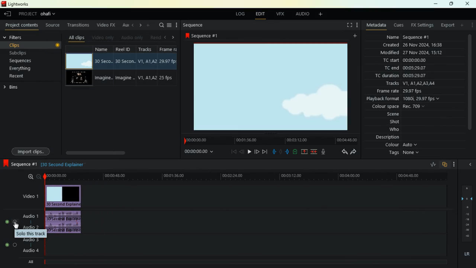 This screenshot has width=476, height=268. Describe the element at coordinates (305, 152) in the screenshot. I see `up` at that location.